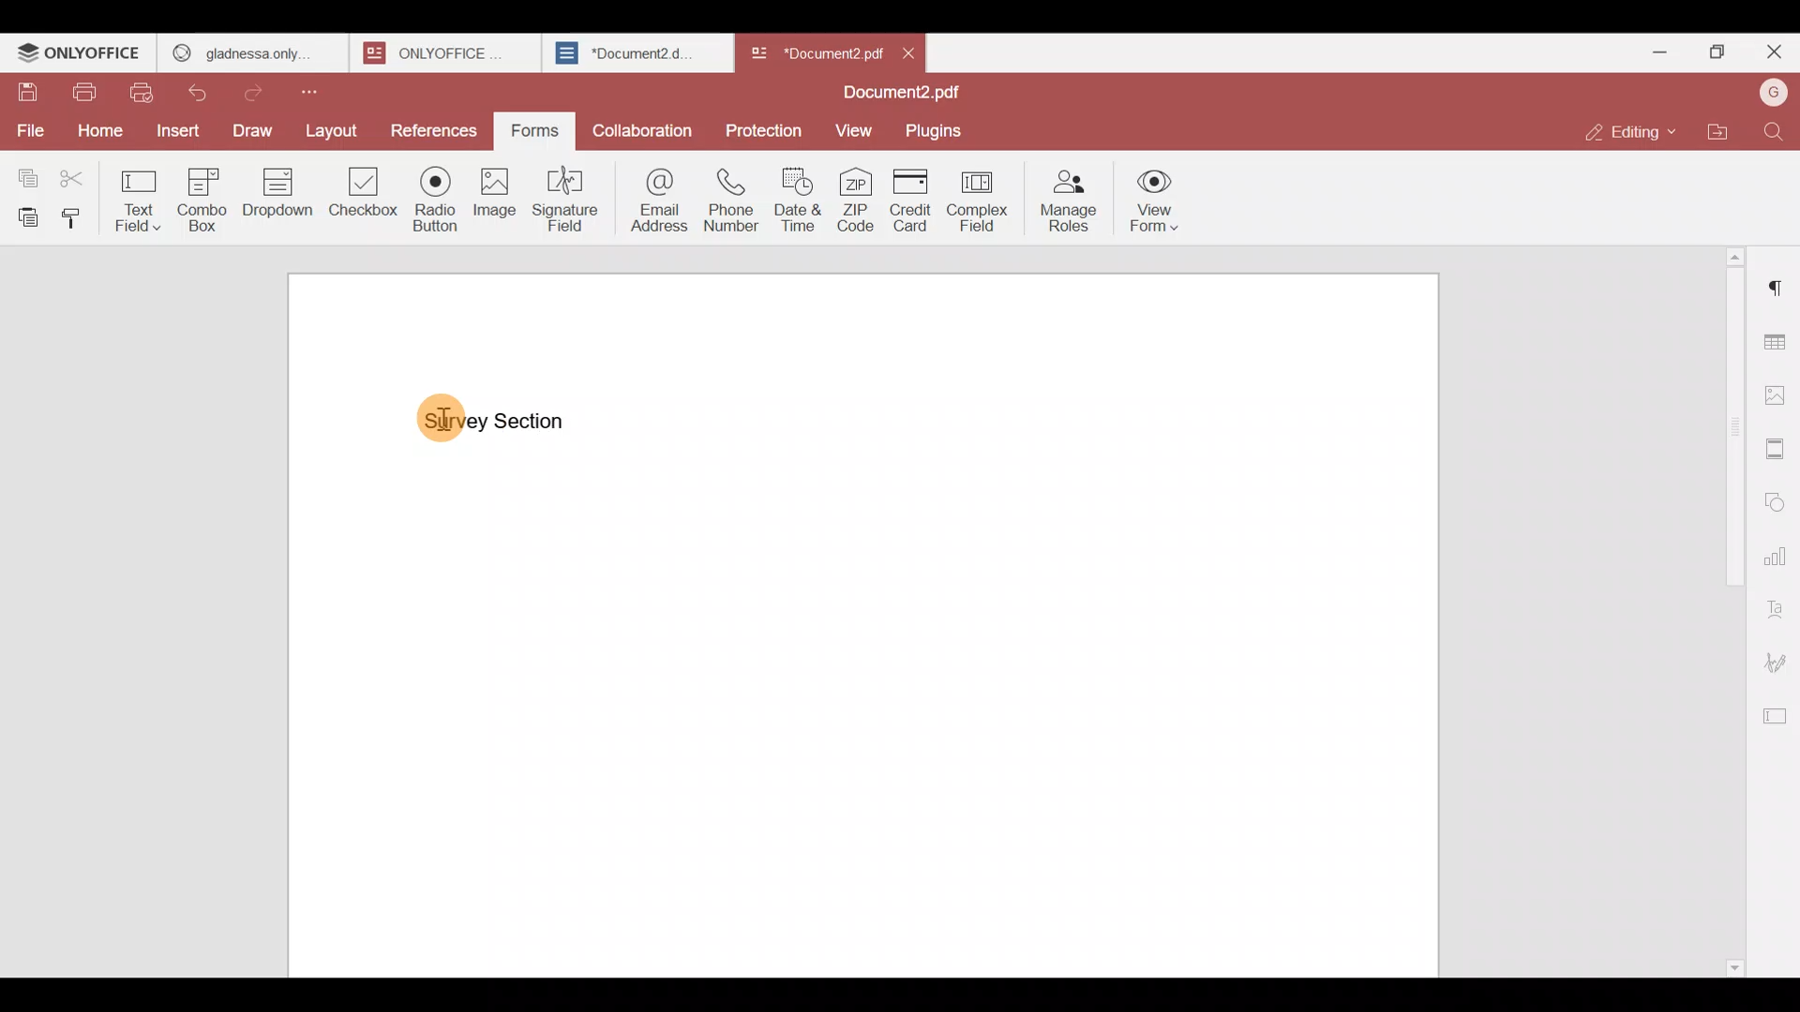  What do you see at coordinates (812, 52) in the screenshot?
I see `*Document2 pd` at bounding box center [812, 52].